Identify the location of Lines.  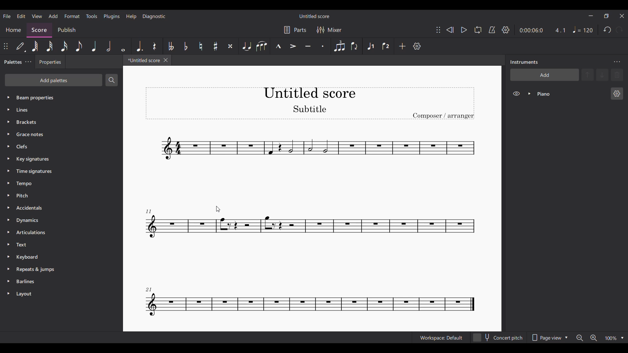
(58, 109).